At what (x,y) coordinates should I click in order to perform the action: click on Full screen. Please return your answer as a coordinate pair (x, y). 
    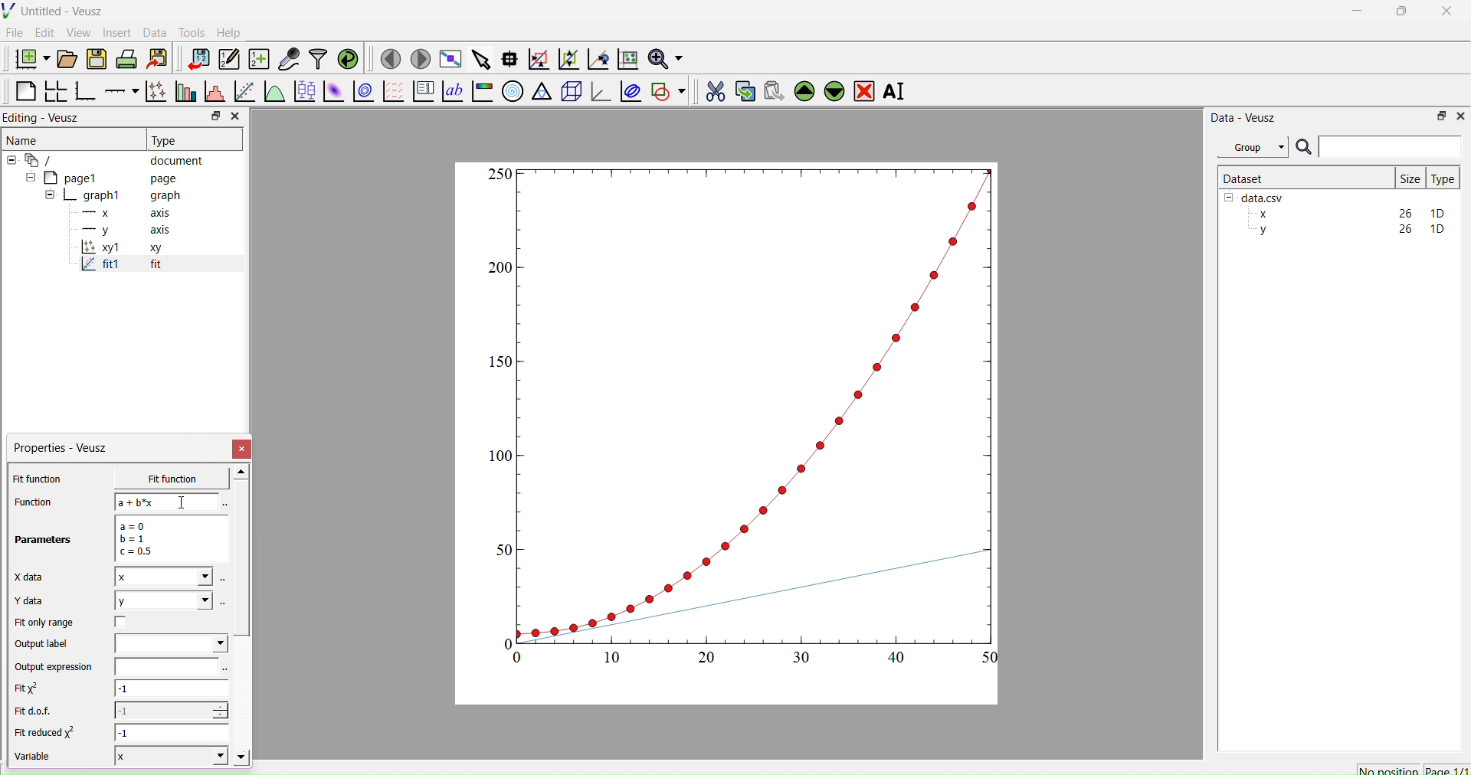
    Looking at the image, I should click on (447, 59).